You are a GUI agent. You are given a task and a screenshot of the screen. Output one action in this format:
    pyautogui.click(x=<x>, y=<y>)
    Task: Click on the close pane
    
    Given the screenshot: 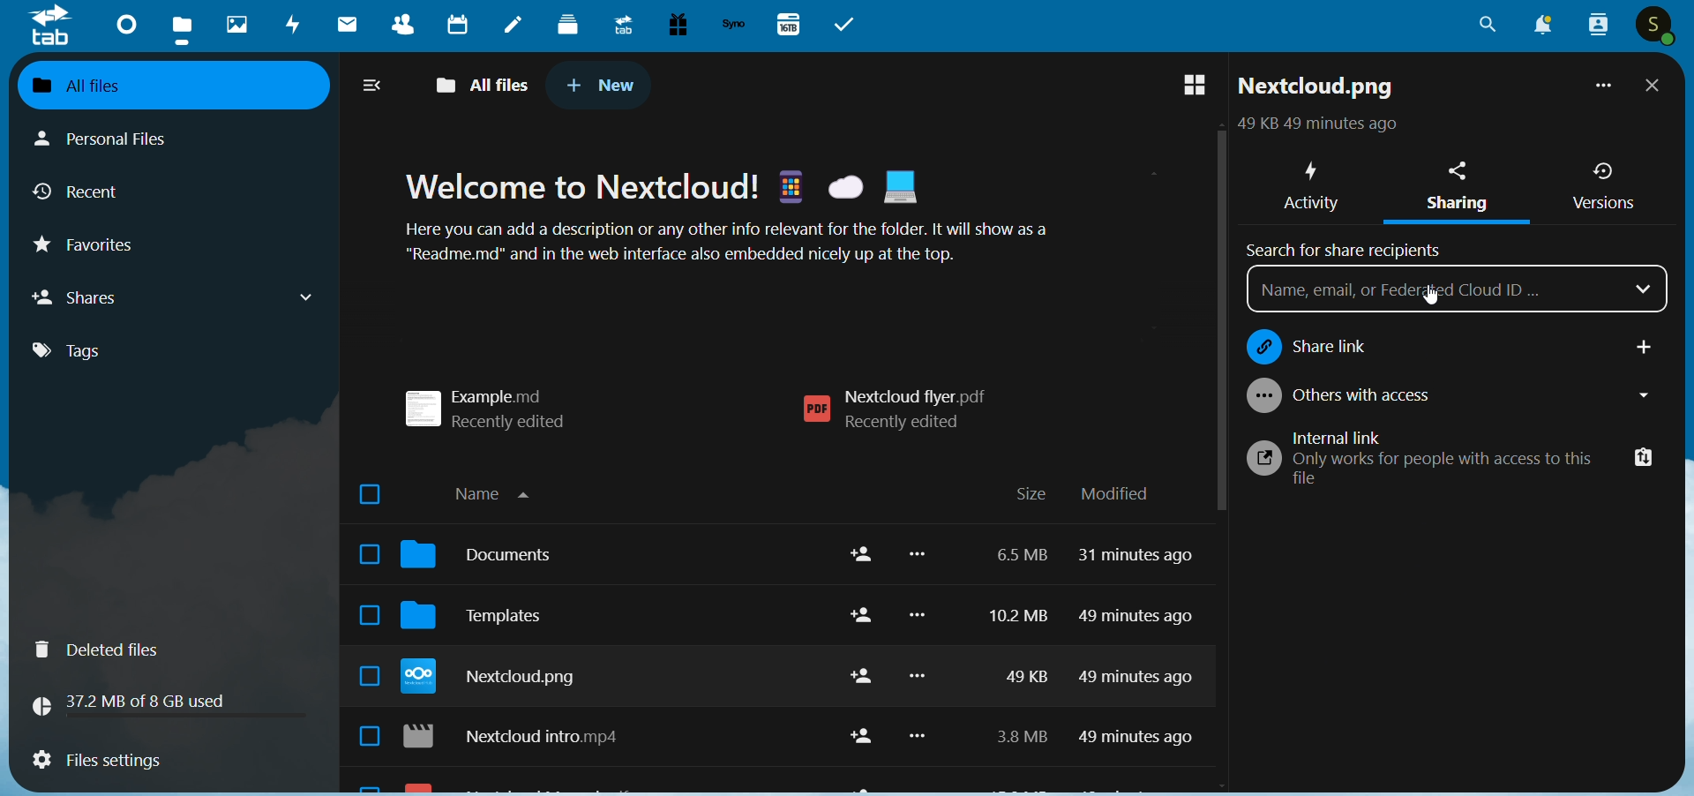 What is the action you would take?
    pyautogui.click(x=1653, y=87)
    